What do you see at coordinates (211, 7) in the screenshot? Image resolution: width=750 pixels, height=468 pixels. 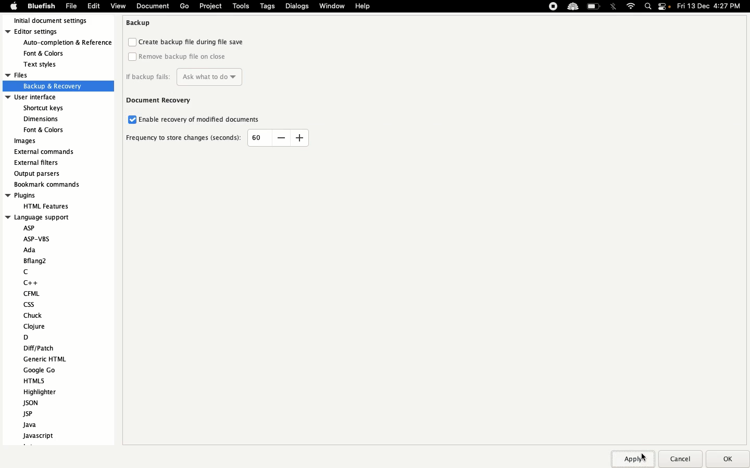 I see `Project ` at bounding box center [211, 7].